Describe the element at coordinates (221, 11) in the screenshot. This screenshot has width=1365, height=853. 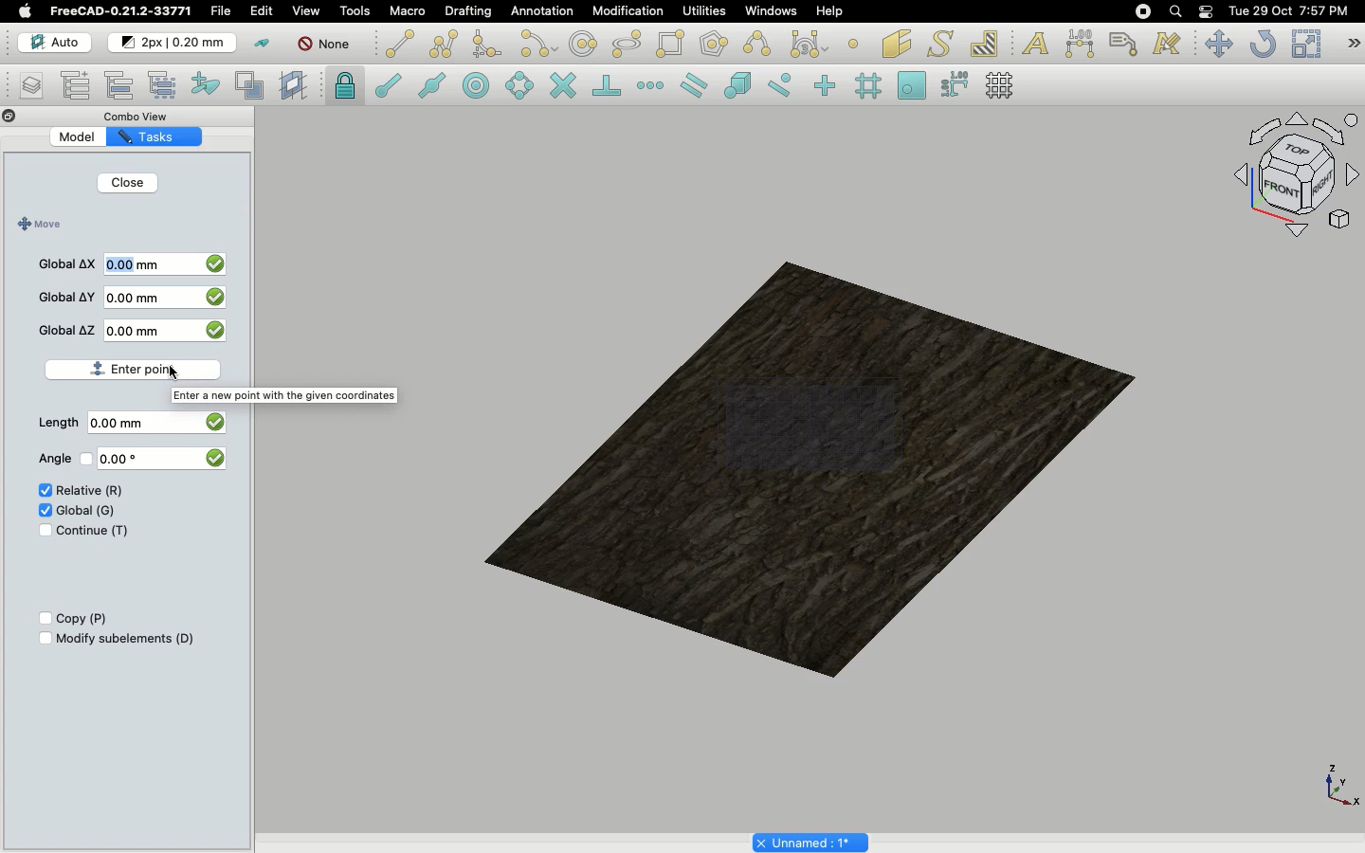
I see `File` at that location.